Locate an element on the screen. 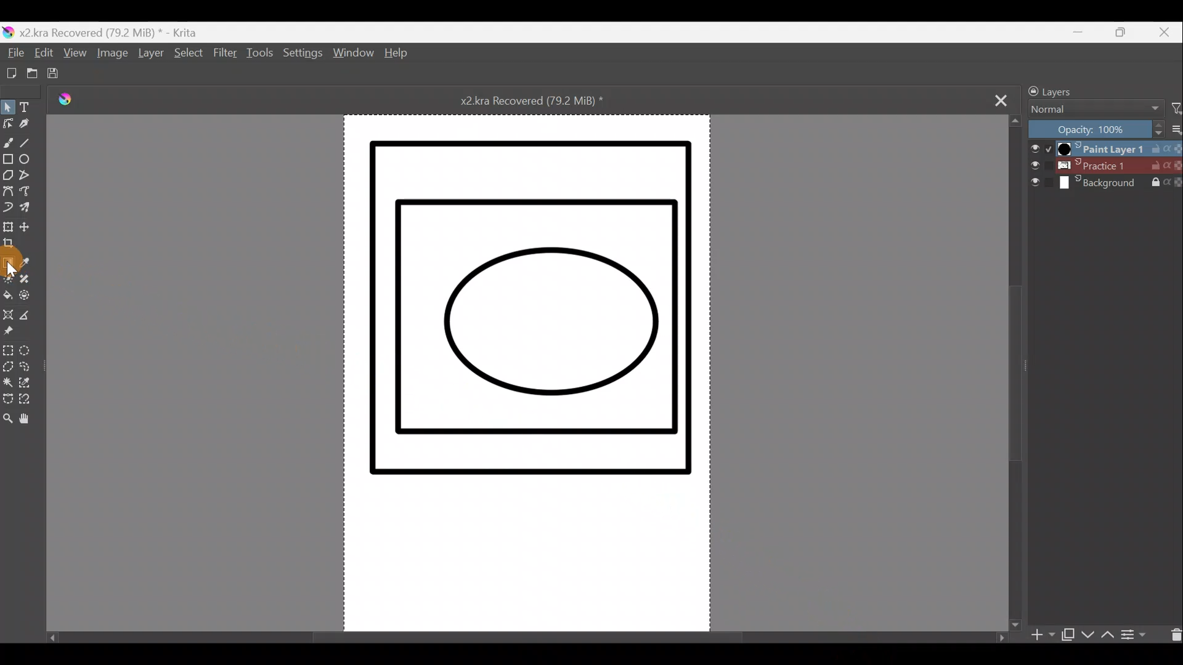  Ellipse tool is located at coordinates (28, 161).